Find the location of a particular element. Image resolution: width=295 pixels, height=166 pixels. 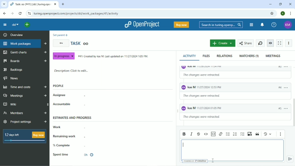

options is located at coordinates (287, 67).